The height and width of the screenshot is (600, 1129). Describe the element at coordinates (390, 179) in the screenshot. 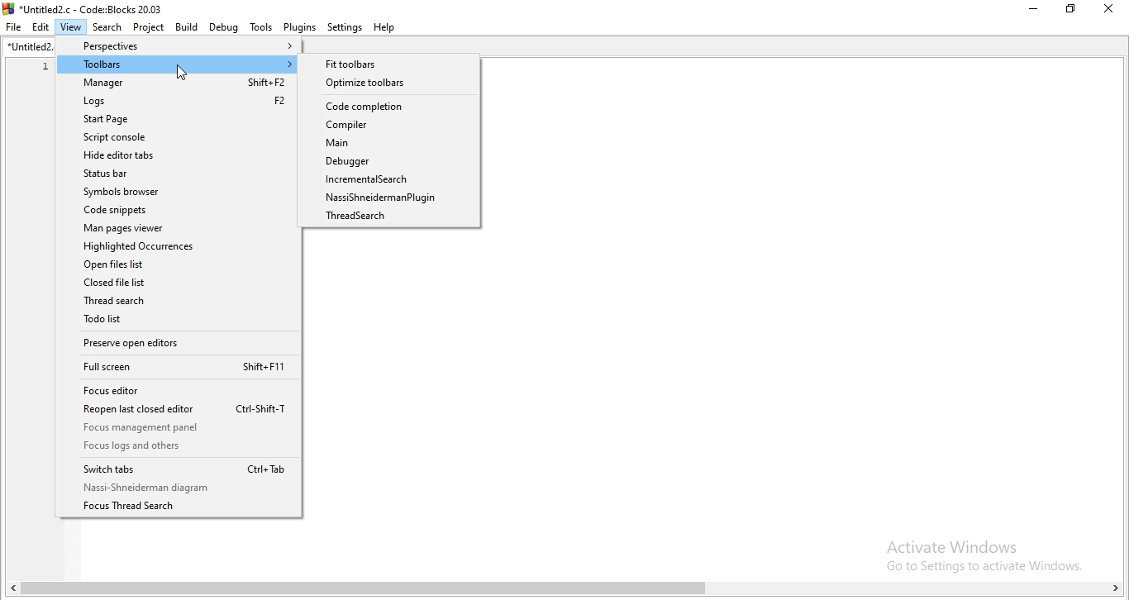

I see `IncrementalSearch` at that location.